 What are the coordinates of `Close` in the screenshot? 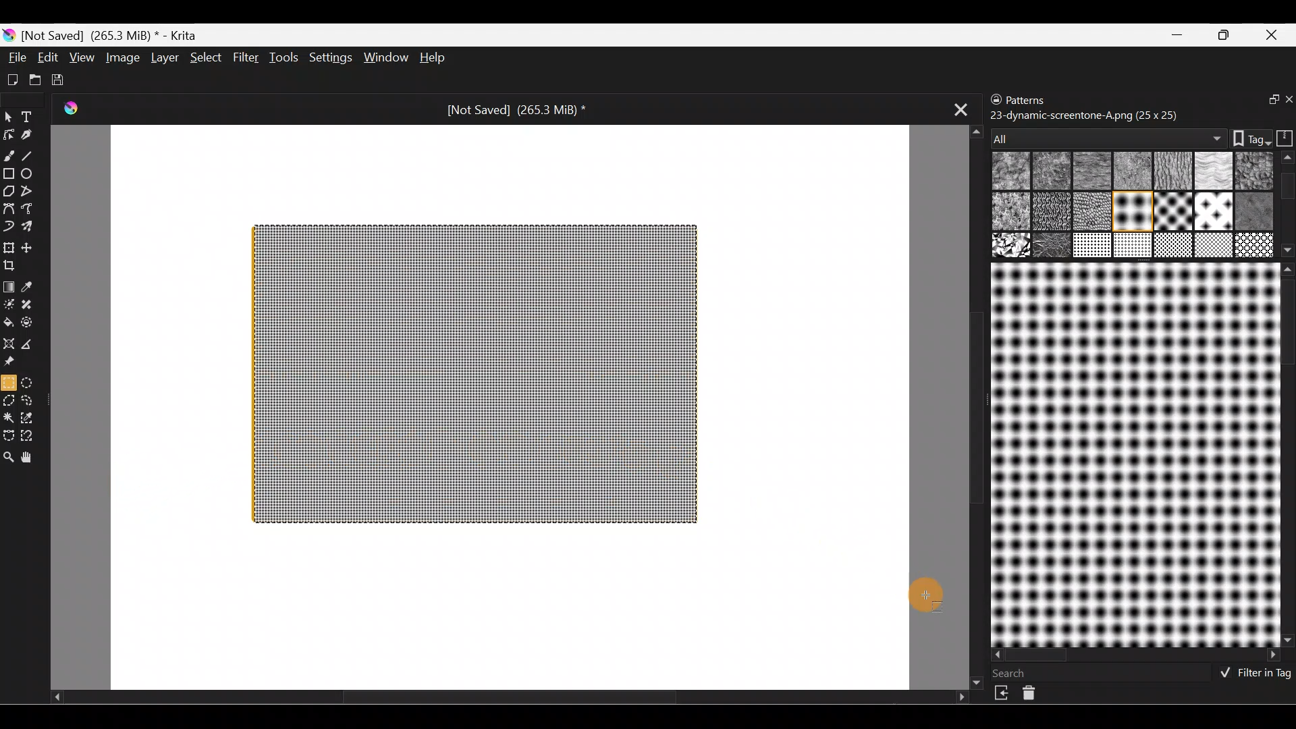 It's located at (1275, 34).